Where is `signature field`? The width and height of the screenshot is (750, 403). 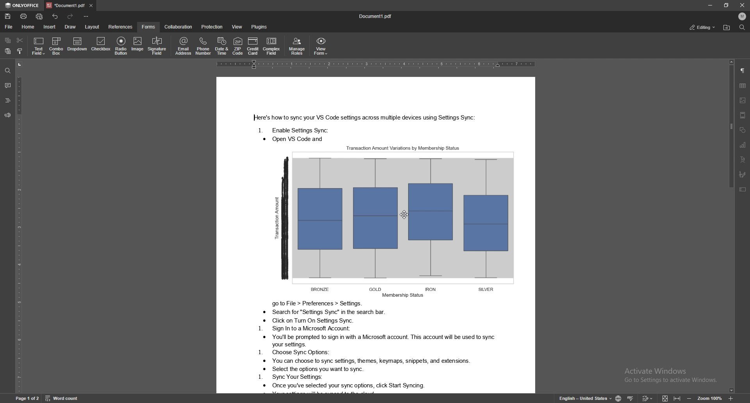
signature field is located at coordinates (157, 46).